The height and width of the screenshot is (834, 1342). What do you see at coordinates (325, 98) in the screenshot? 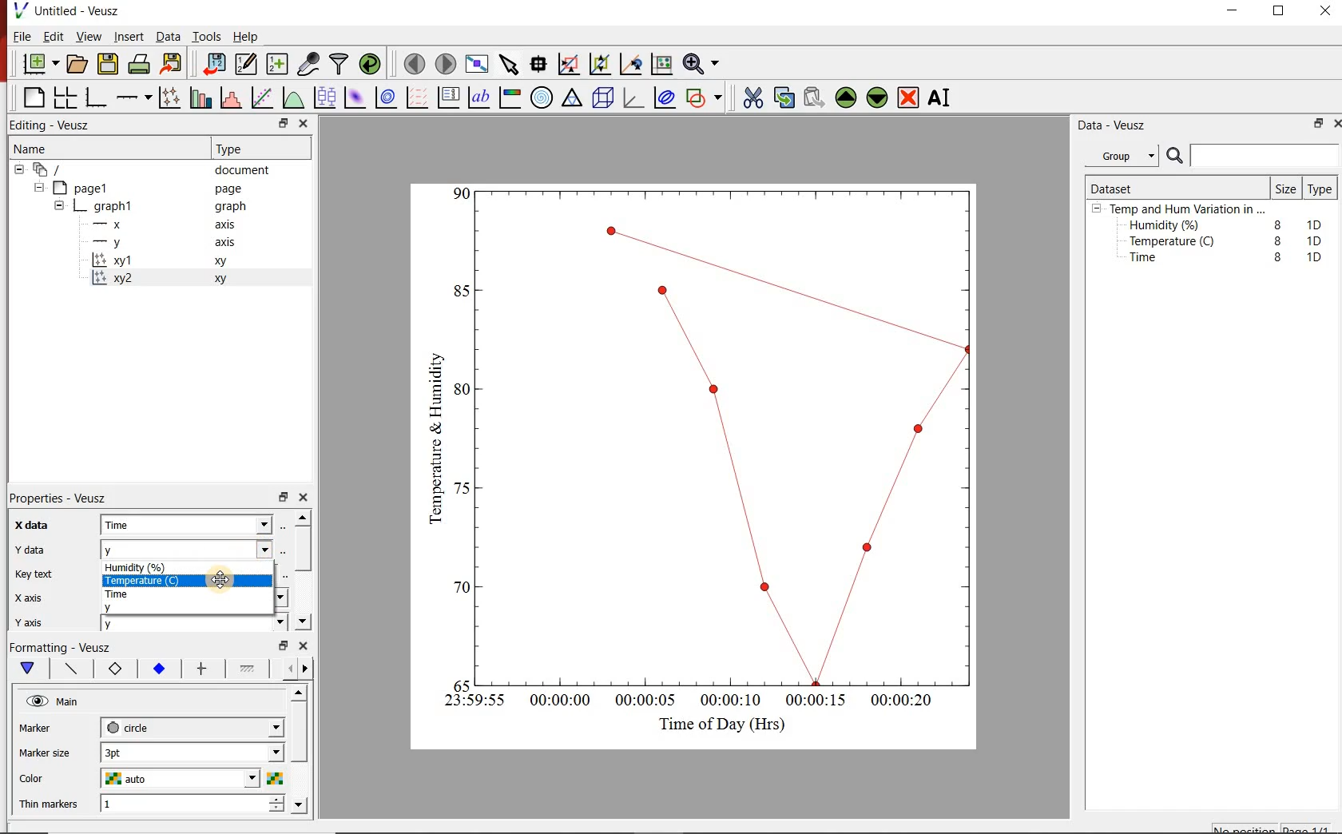
I see `plot box plots` at bounding box center [325, 98].